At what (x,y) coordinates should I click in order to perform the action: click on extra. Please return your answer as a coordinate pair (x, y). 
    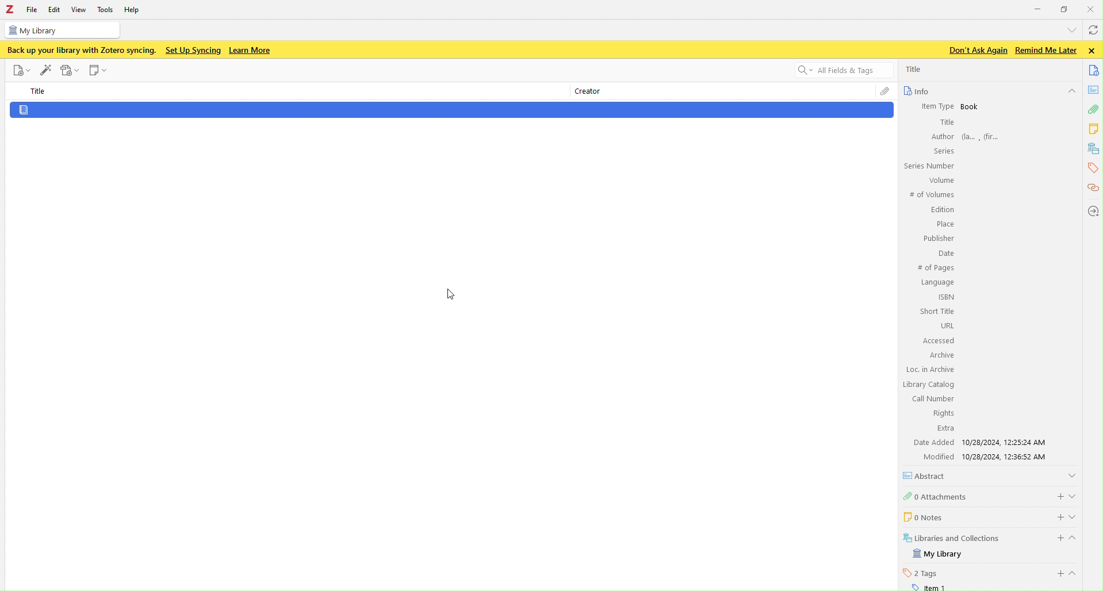
    Looking at the image, I should click on (945, 429).